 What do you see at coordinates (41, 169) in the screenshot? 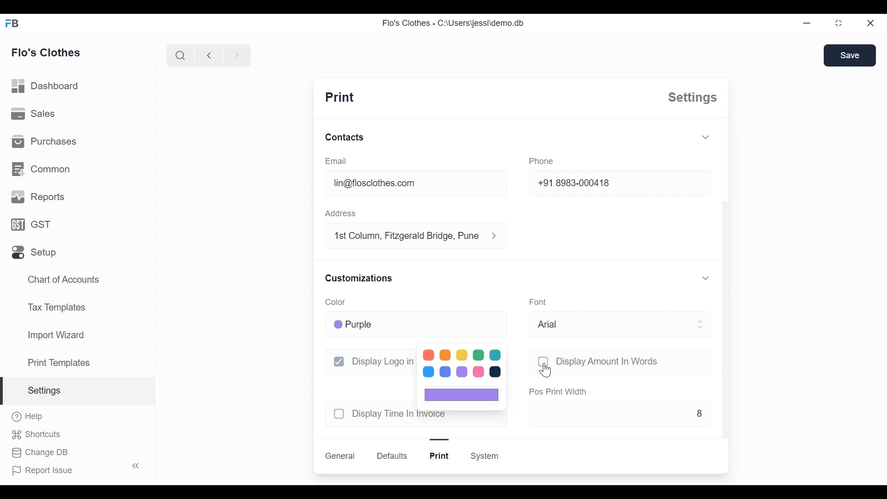
I see `common` at bounding box center [41, 169].